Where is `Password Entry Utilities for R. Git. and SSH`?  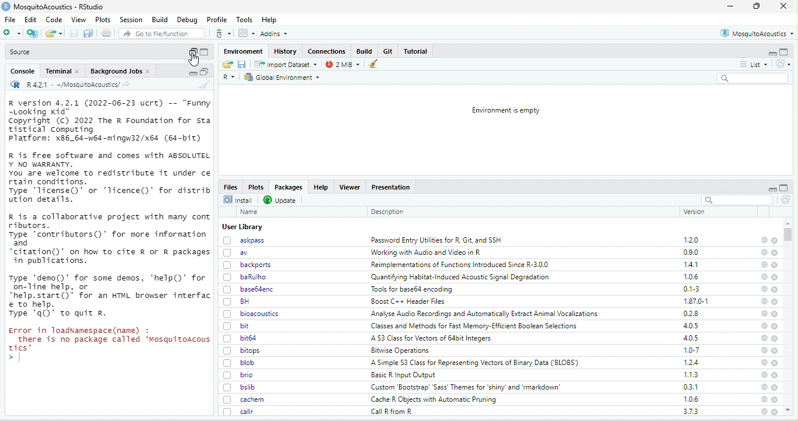
Password Entry Utilities for R. Git. and SSH is located at coordinates (436, 240).